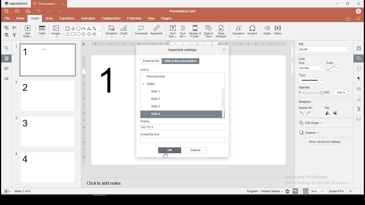  What do you see at coordinates (27, 31) in the screenshot?
I see `add slide` at bounding box center [27, 31].